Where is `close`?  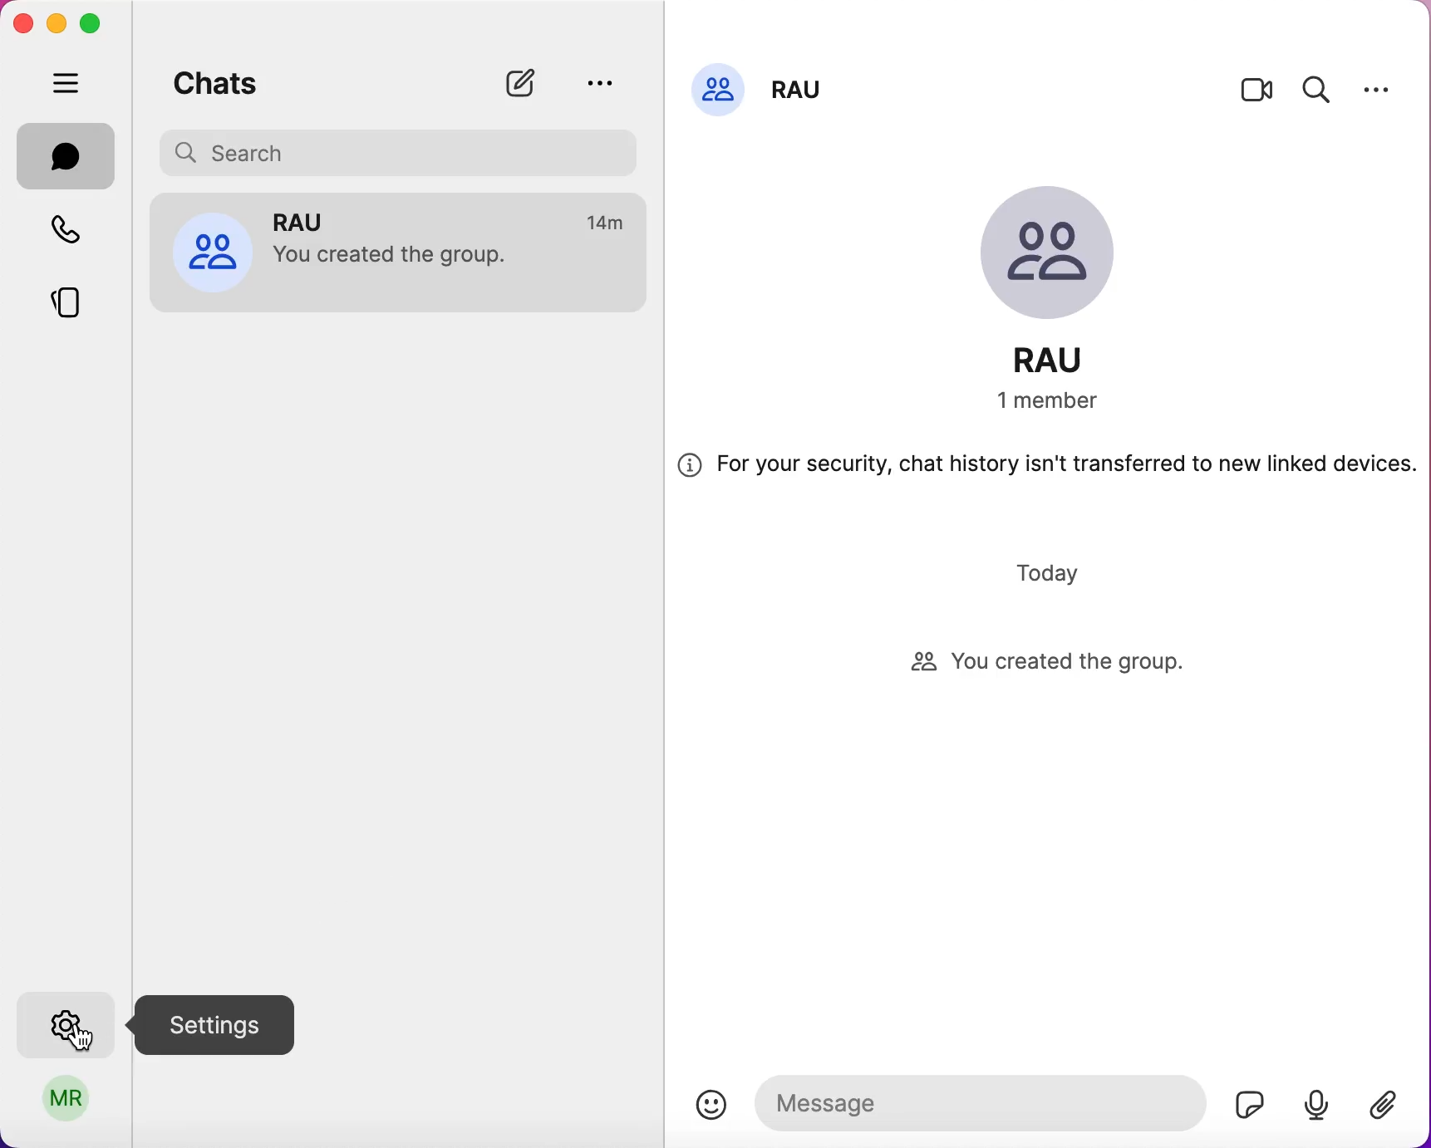
close is located at coordinates (23, 22).